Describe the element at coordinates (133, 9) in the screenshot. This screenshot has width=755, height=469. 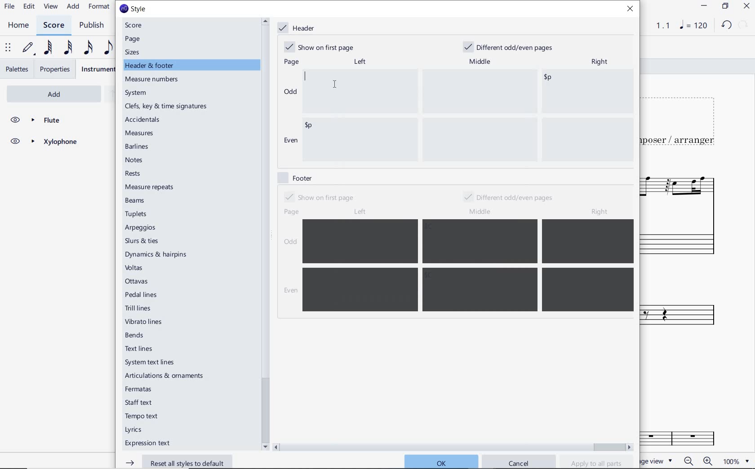
I see `style` at that location.